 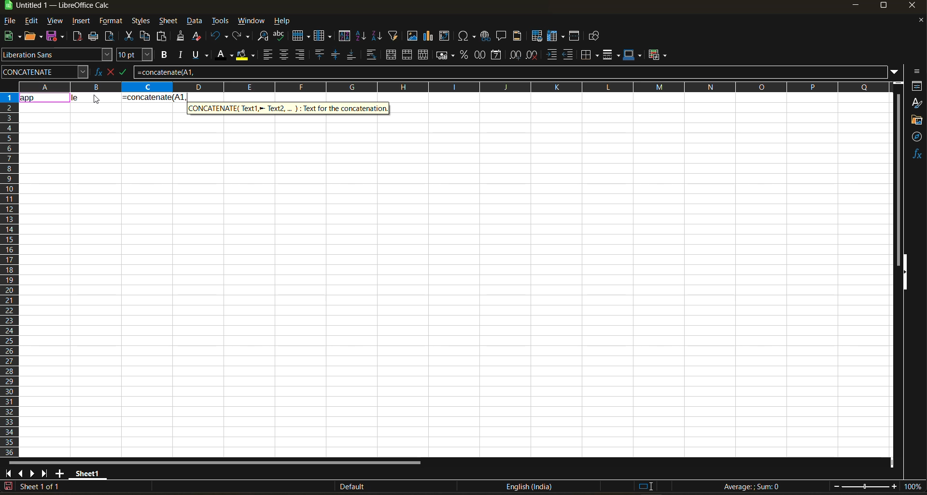 I want to click on new, so click(x=11, y=37).